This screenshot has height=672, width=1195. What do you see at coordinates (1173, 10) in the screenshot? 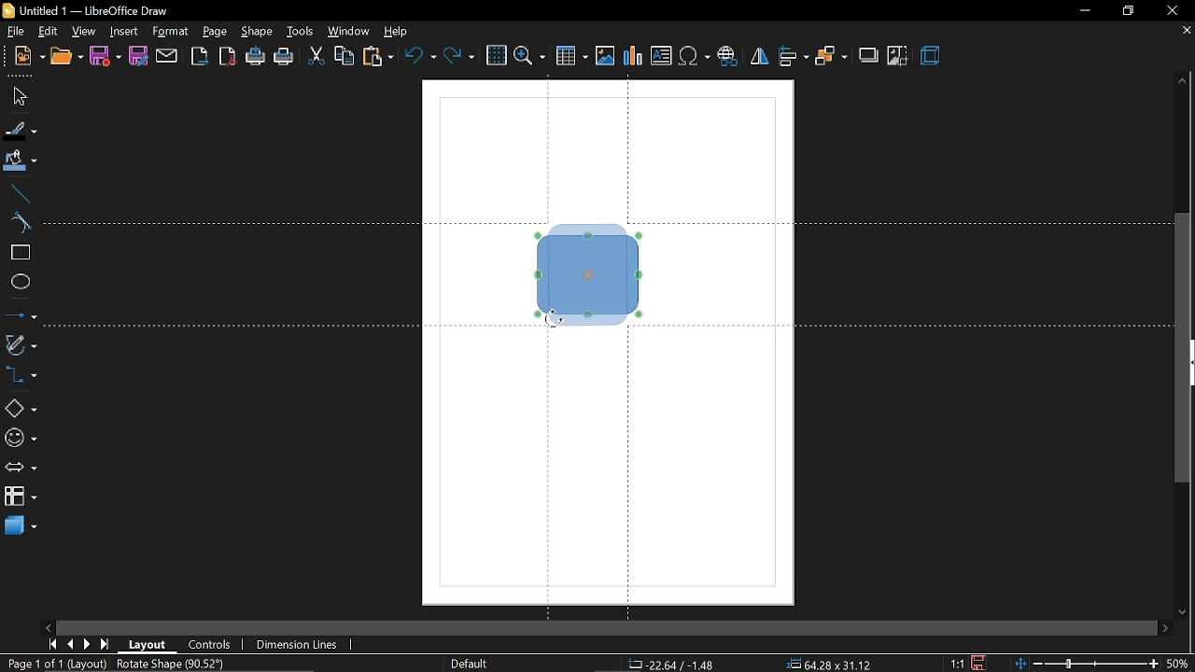
I see `close` at bounding box center [1173, 10].